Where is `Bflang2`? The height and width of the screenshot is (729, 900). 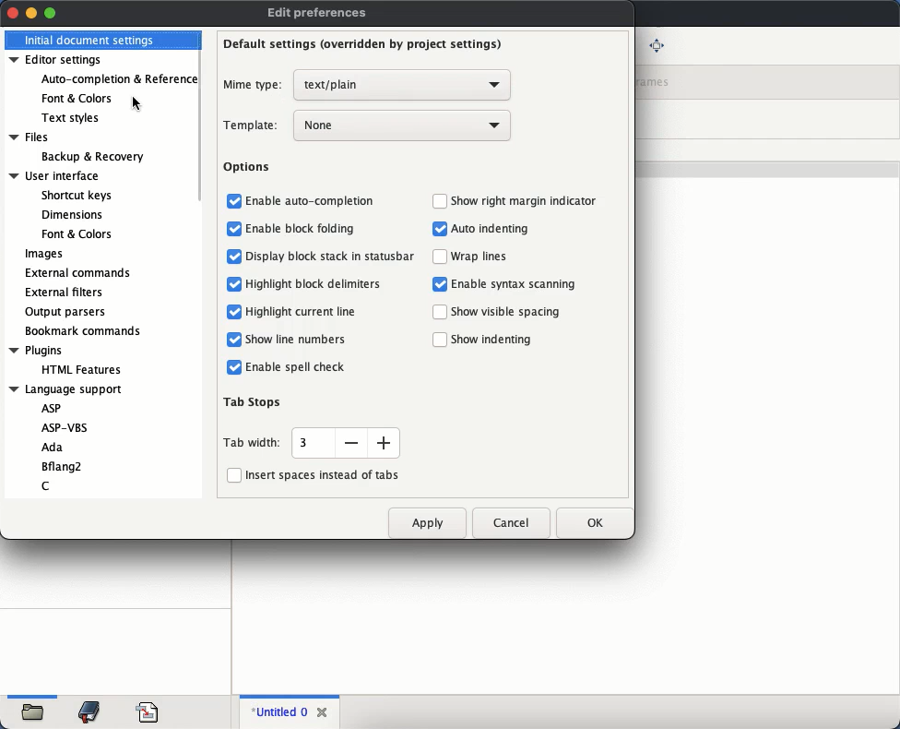 Bflang2 is located at coordinates (64, 466).